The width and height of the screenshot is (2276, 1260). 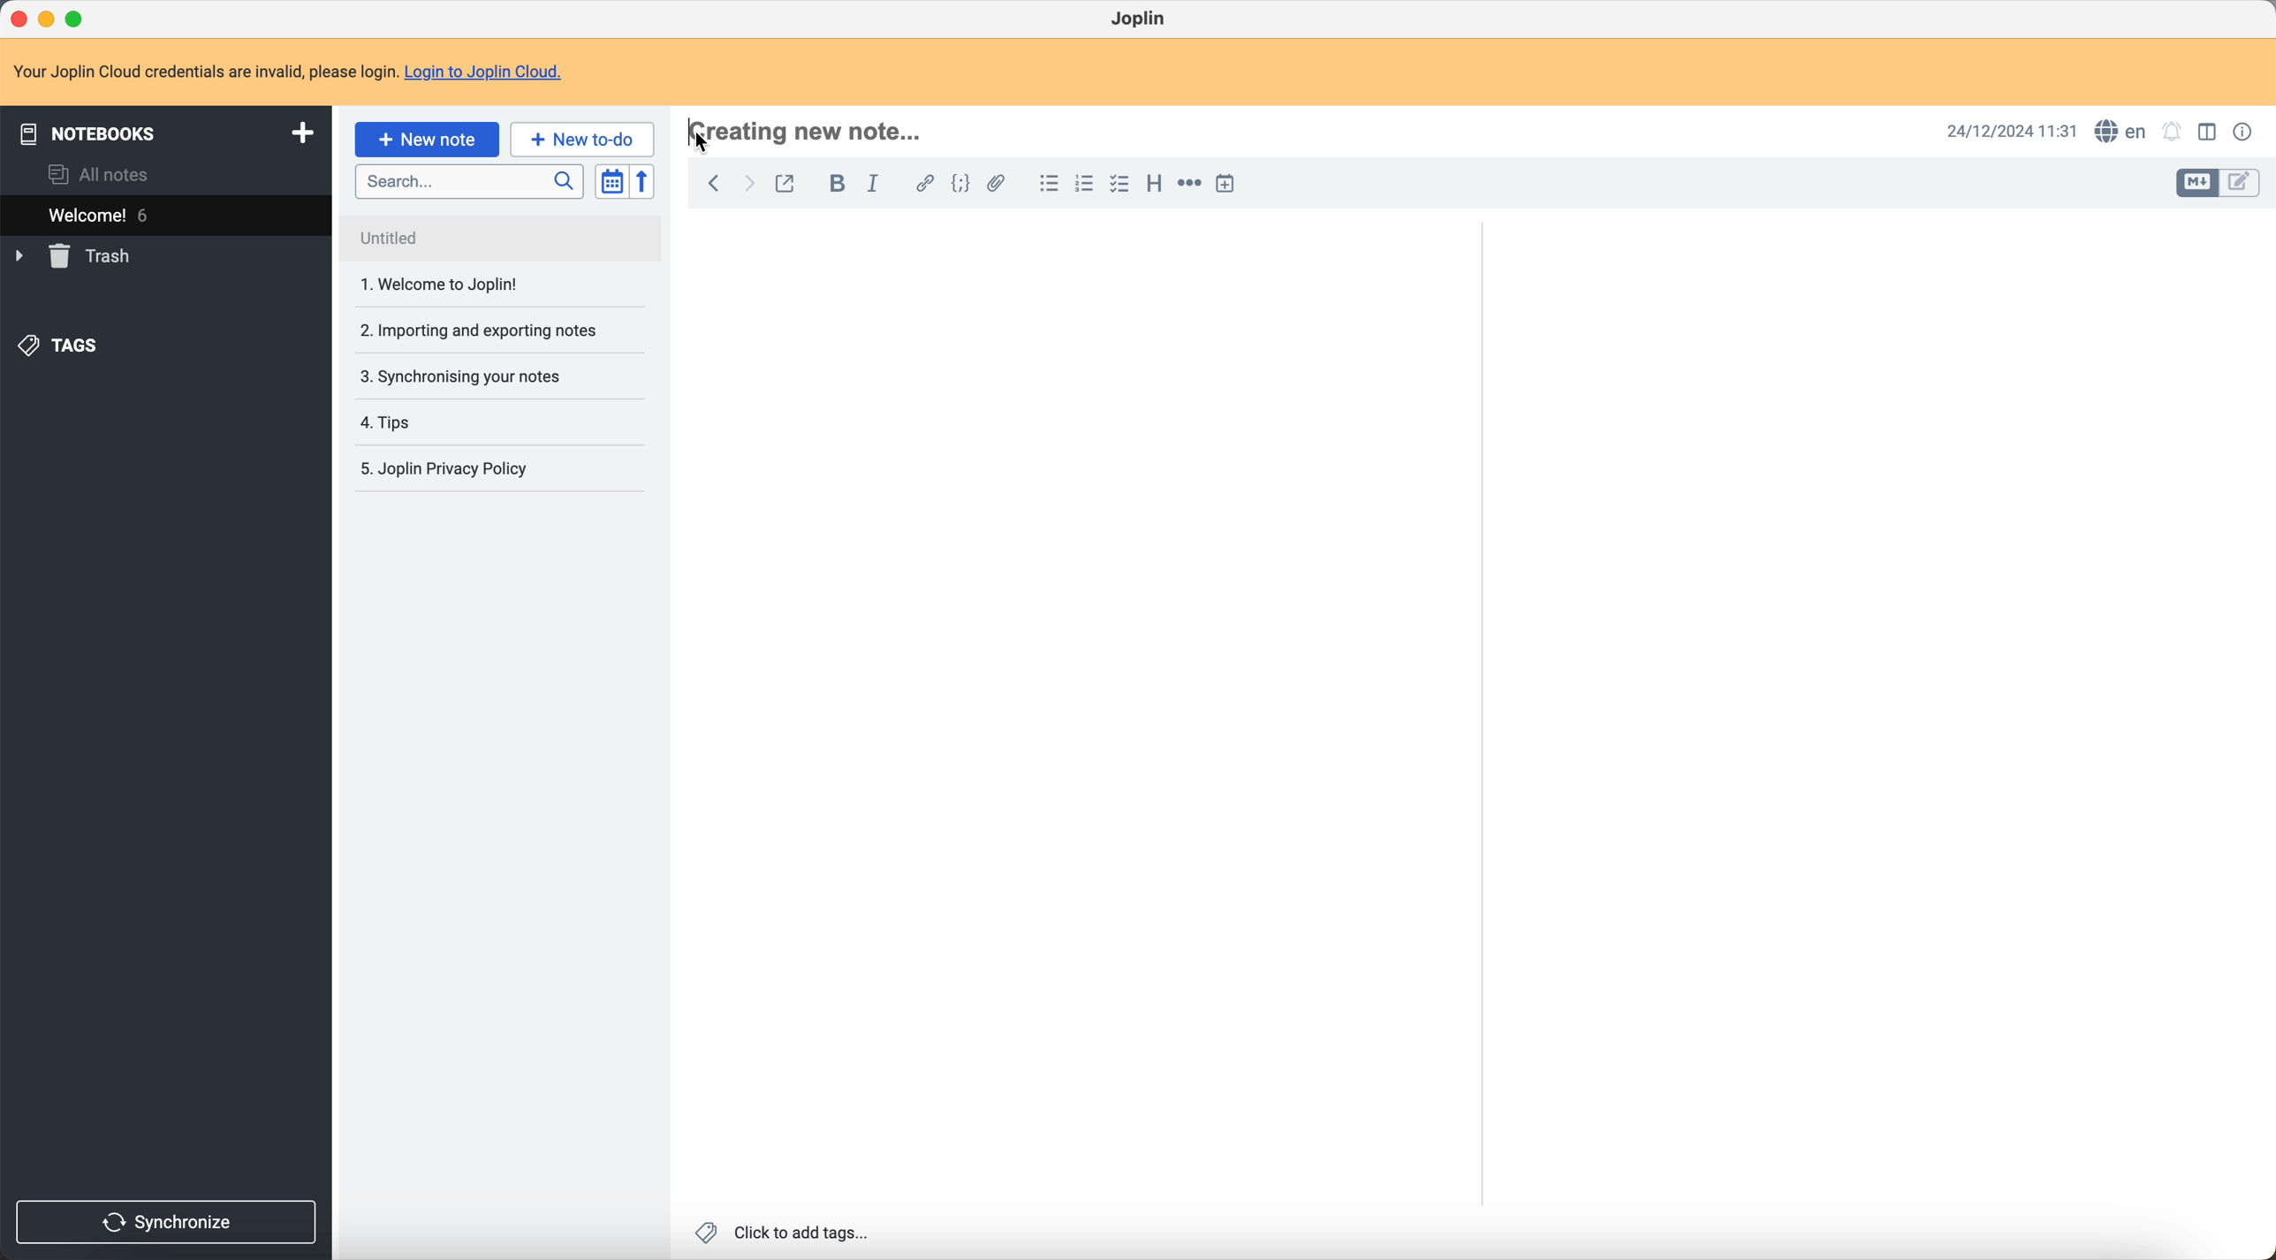 I want to click on Cursor, so click(x=705, y=143).